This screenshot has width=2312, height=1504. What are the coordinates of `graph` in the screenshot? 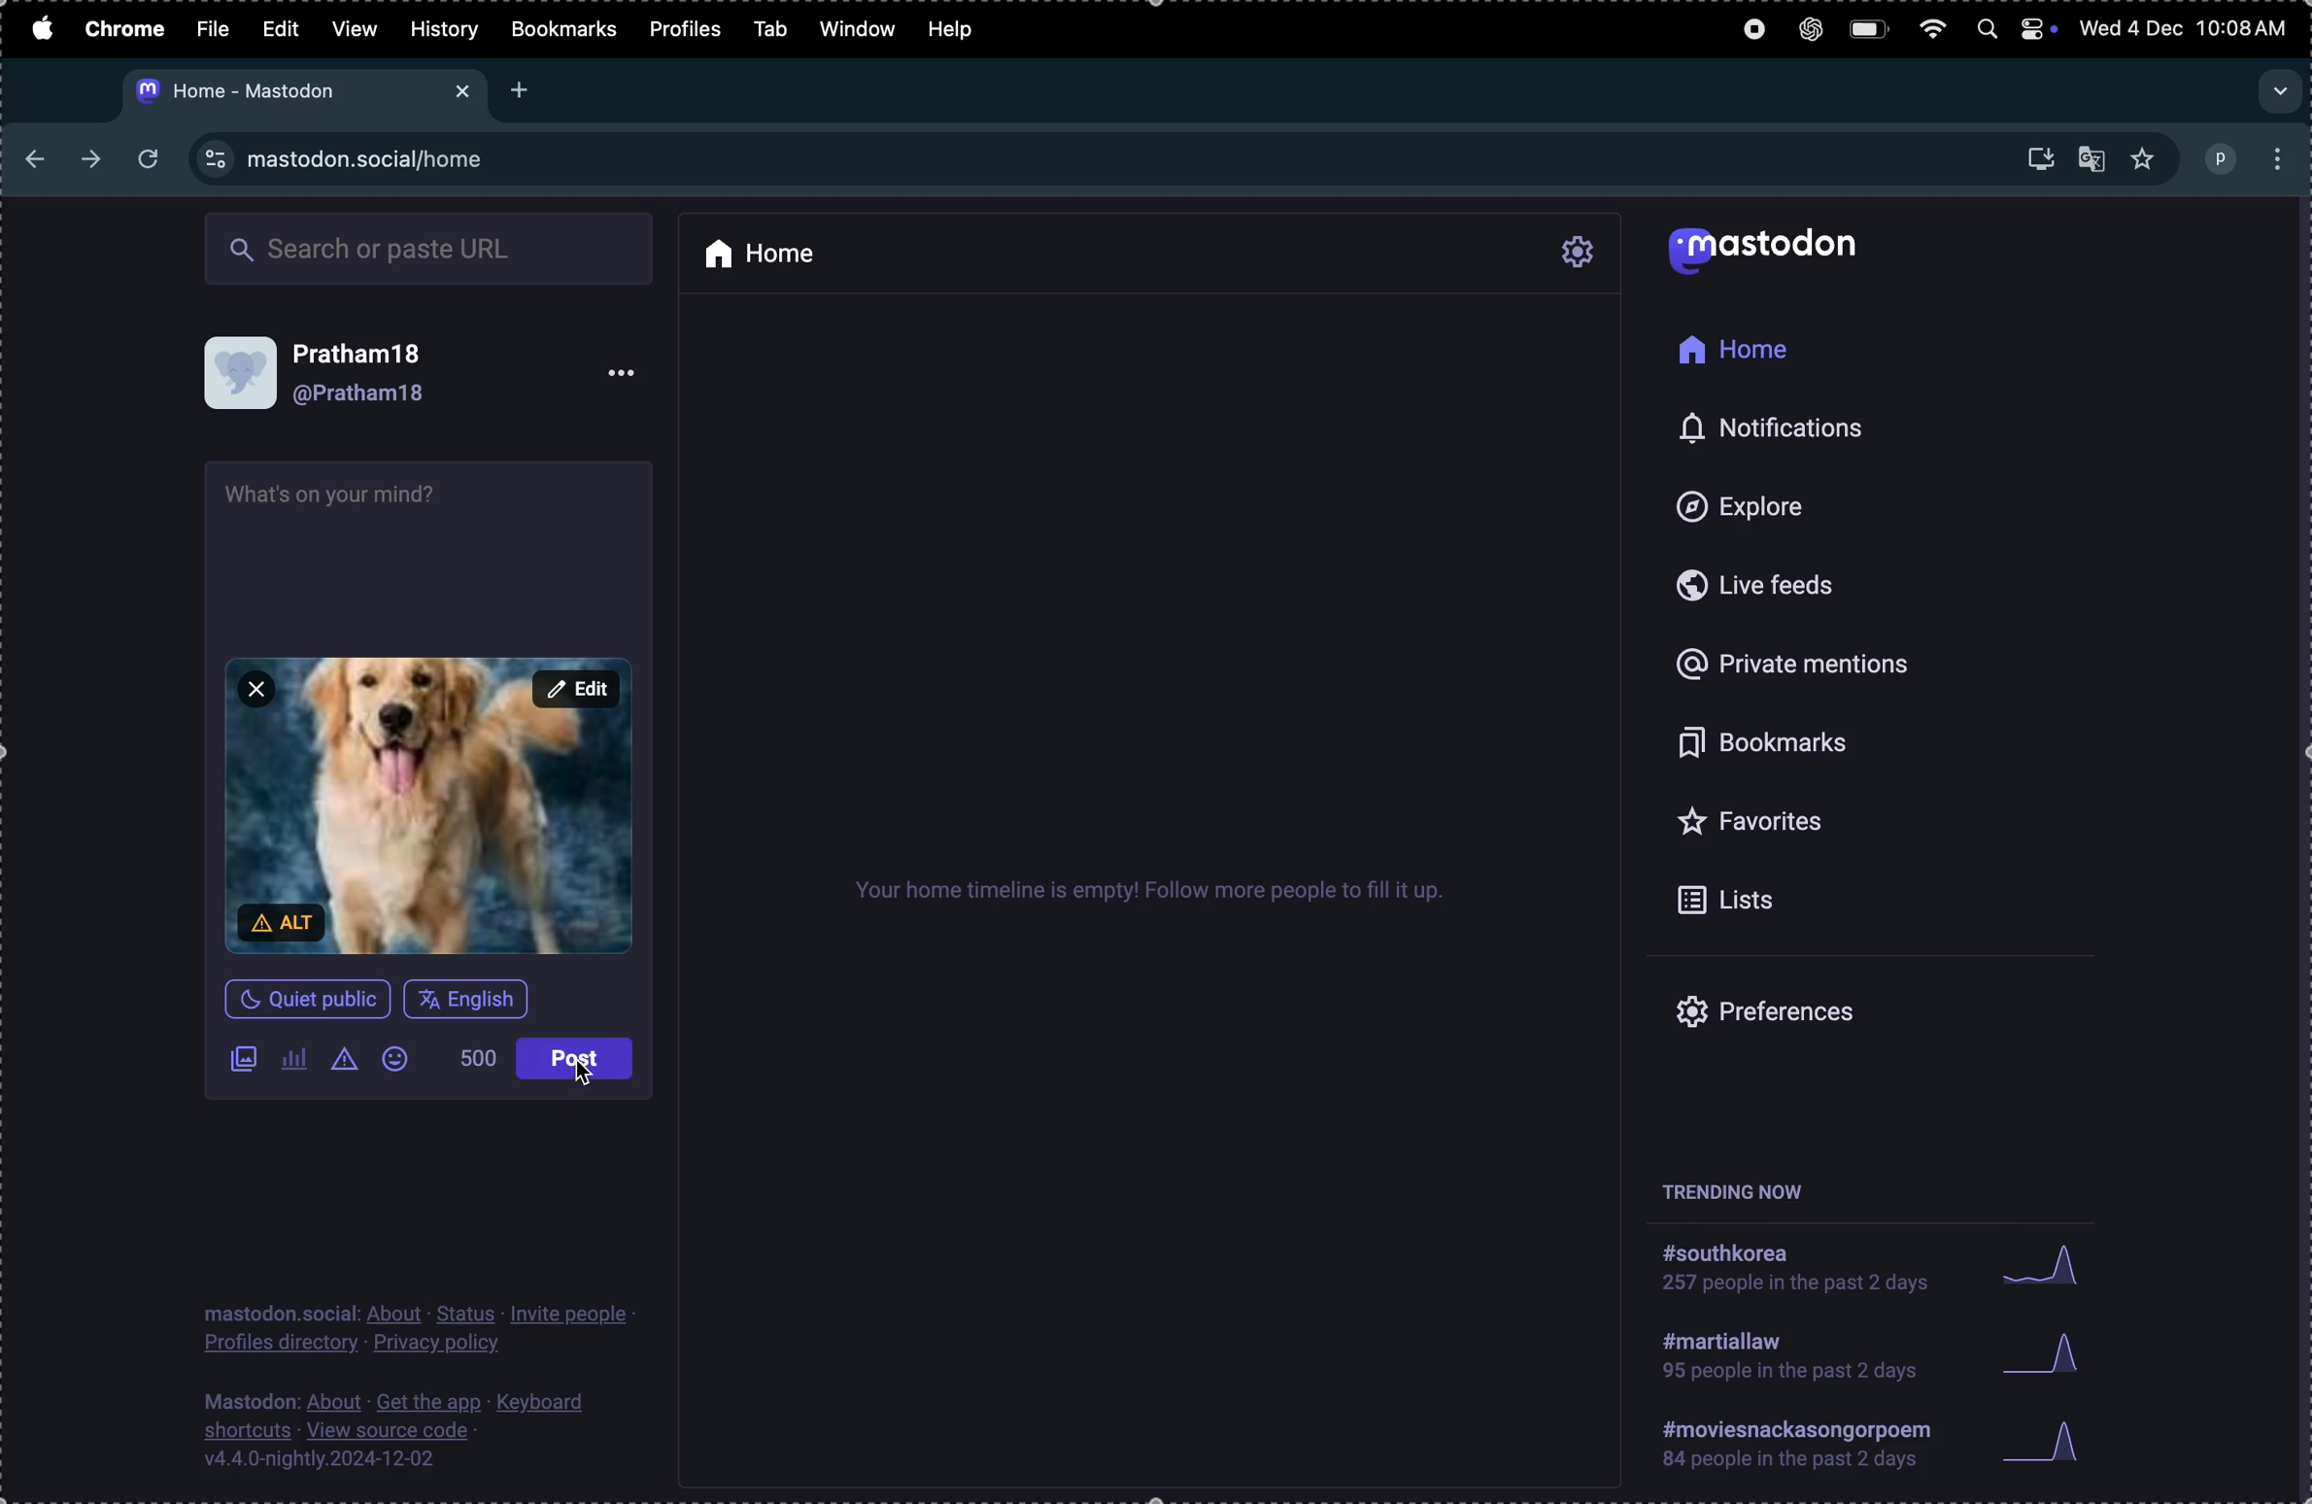 It's located at (2047, 1353).